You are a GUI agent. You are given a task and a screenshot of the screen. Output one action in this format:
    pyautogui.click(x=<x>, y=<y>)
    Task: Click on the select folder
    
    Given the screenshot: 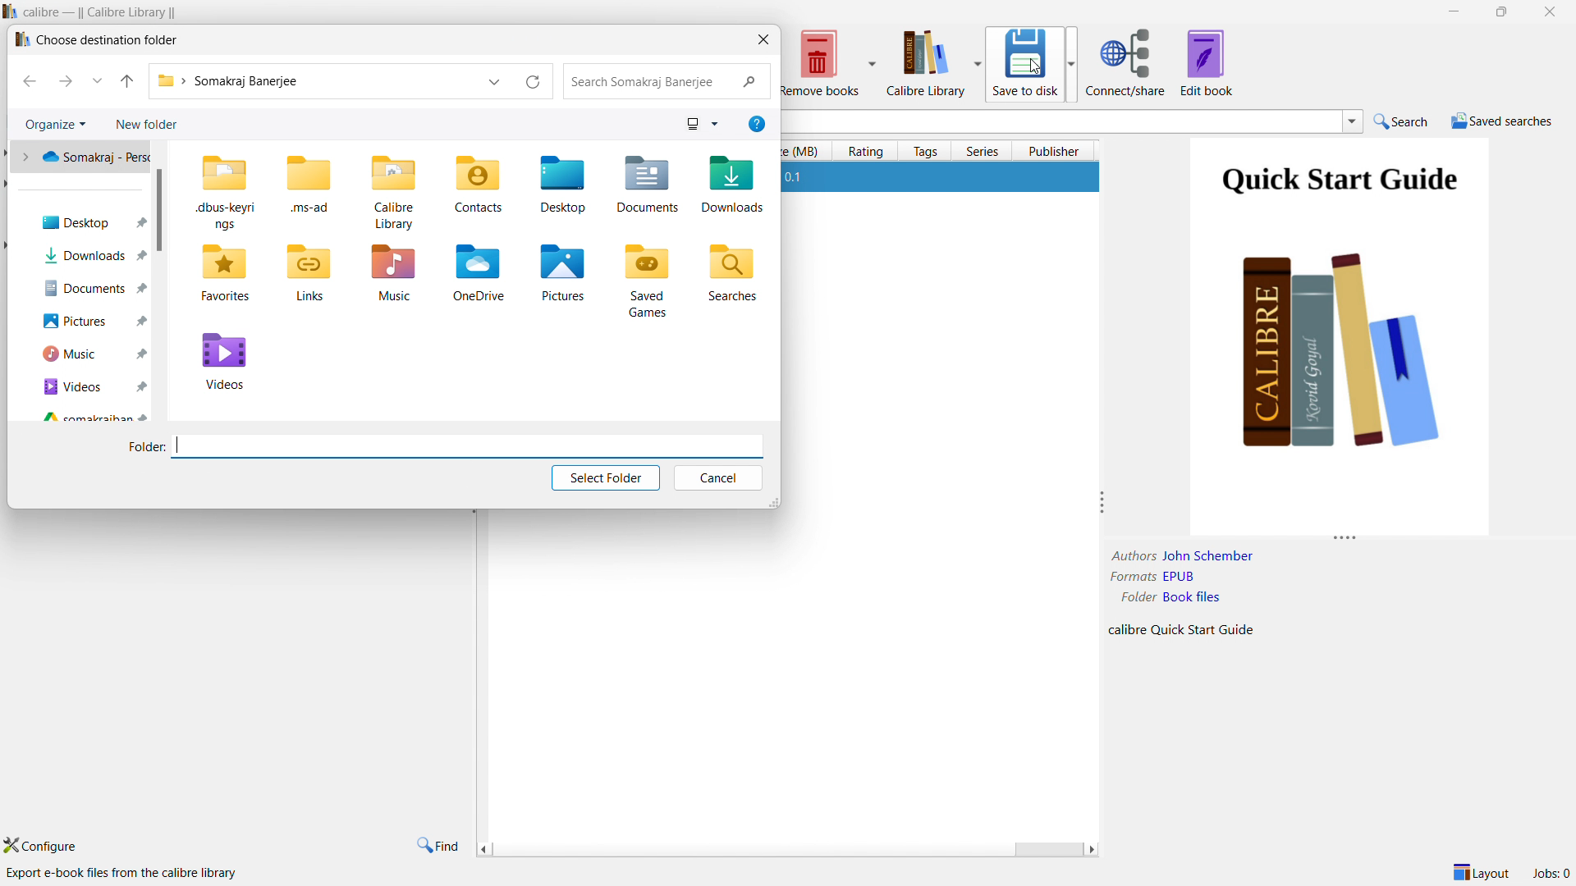 What is the action you would take?
    pyautogui.click(x=606, y=477)
    